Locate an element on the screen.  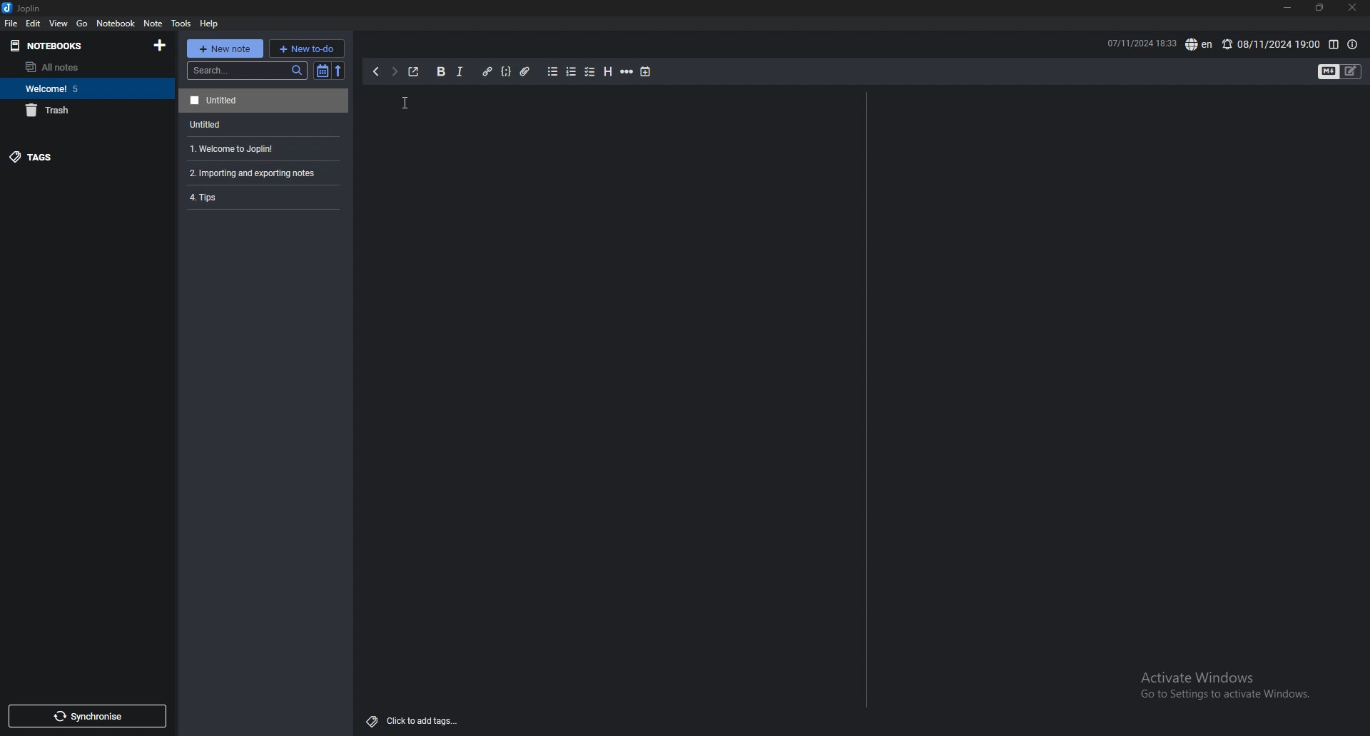
synchronize is located at coordinates (86, 716).